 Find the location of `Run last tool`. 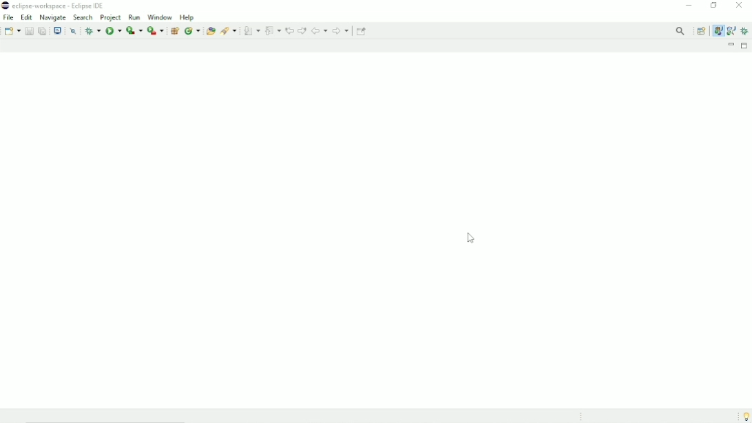

Run last tool is located at coordinates (156, 30).